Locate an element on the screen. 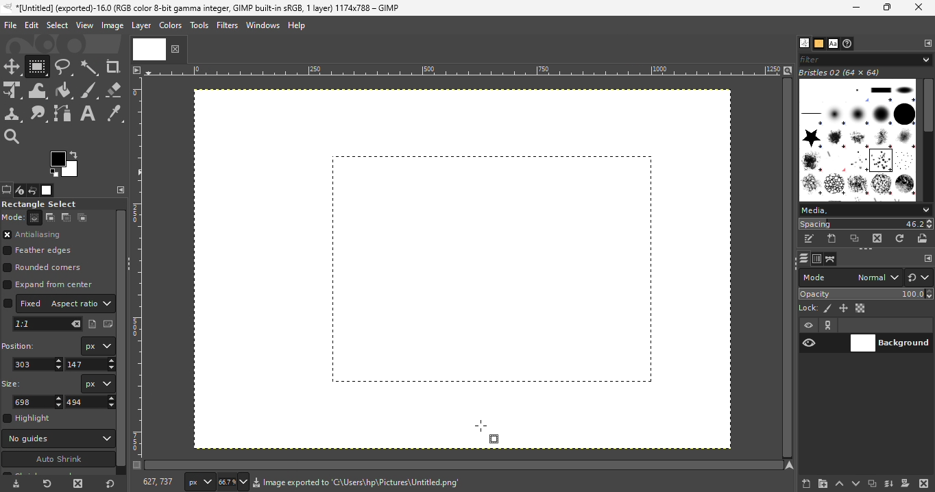 Image resolution: width=935 pixels, height=492 pixels. Spacing      46.2 is located at coordinates (866, 223).